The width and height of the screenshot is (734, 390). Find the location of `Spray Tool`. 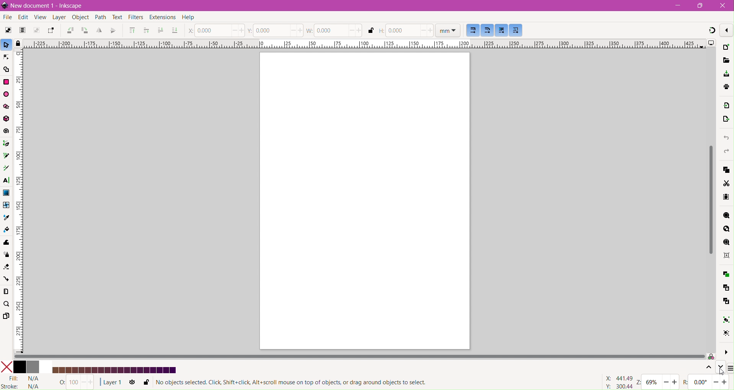

Spray Tool is located at coordinates (7, 255).